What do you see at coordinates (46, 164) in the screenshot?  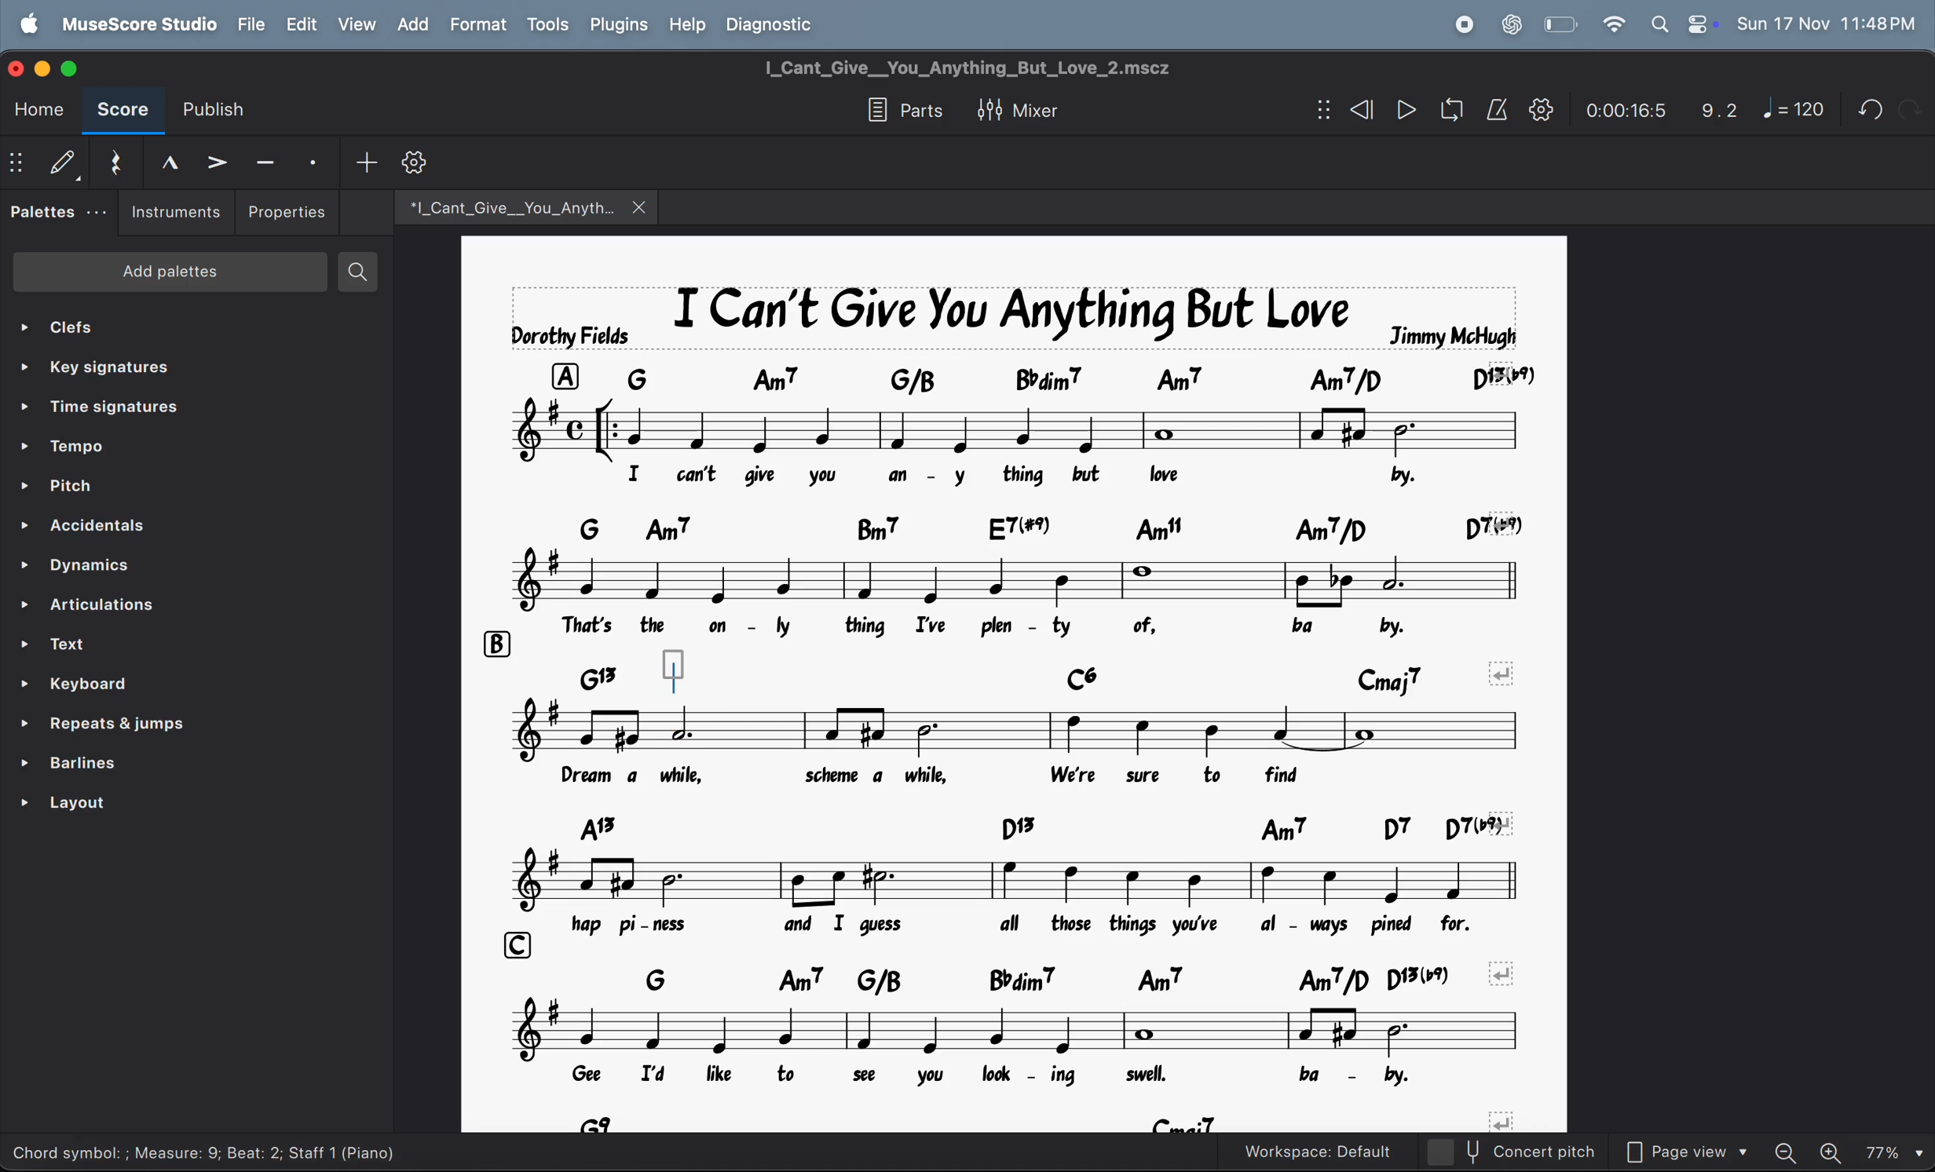 I see `default` at bounding box center [46, 164].